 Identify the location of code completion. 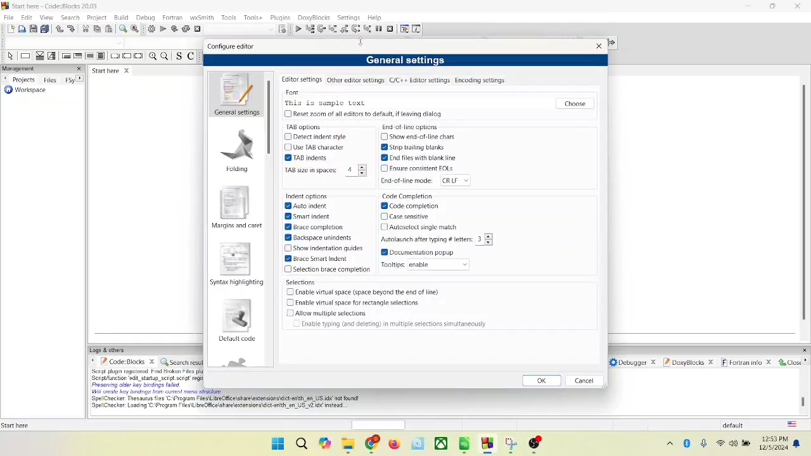
(411, 206).